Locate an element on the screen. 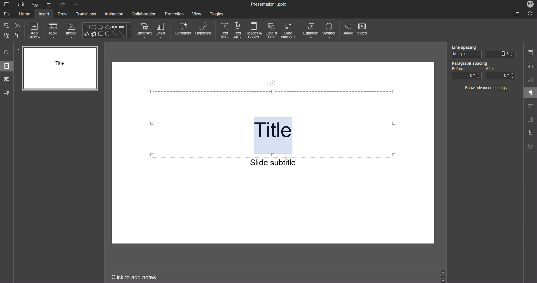 Image resolution: width=537 pixels, height=283 pixels. File is located at coordinates (8, 15).